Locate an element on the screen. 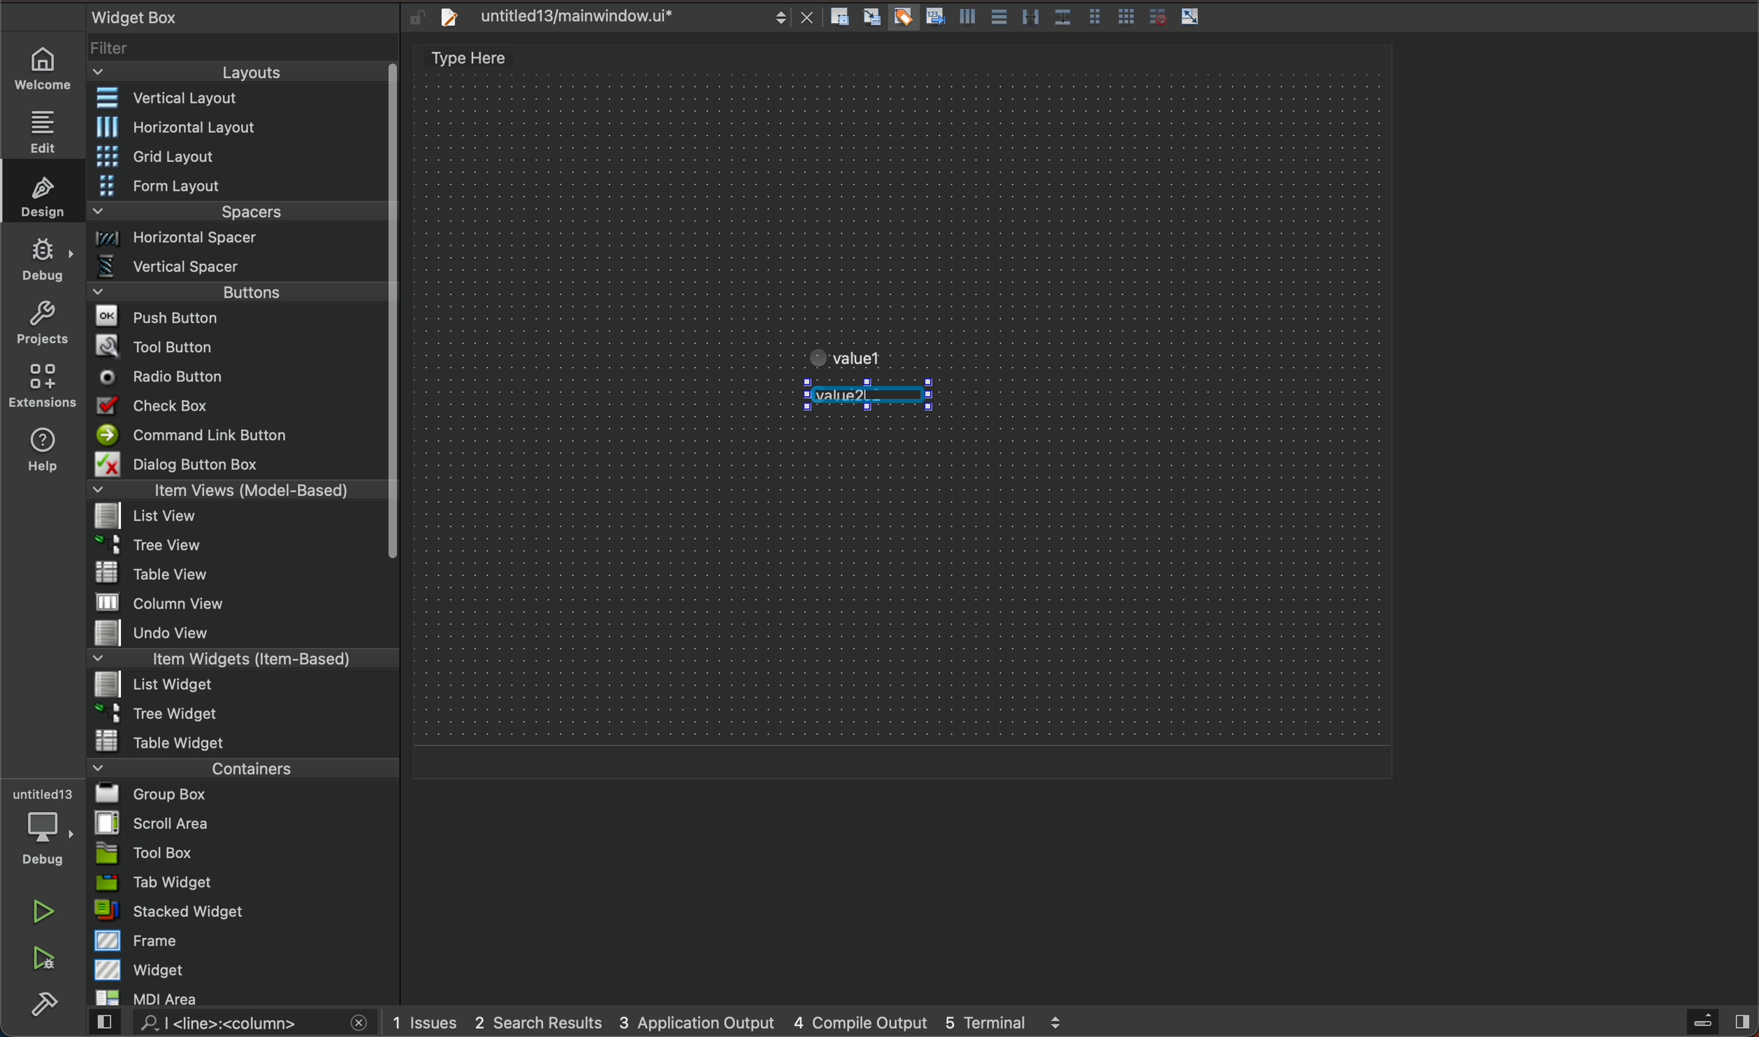 The height and width of the screenshot is (1037, 1759). Vertical layout  is located at coordinates (240, 99).